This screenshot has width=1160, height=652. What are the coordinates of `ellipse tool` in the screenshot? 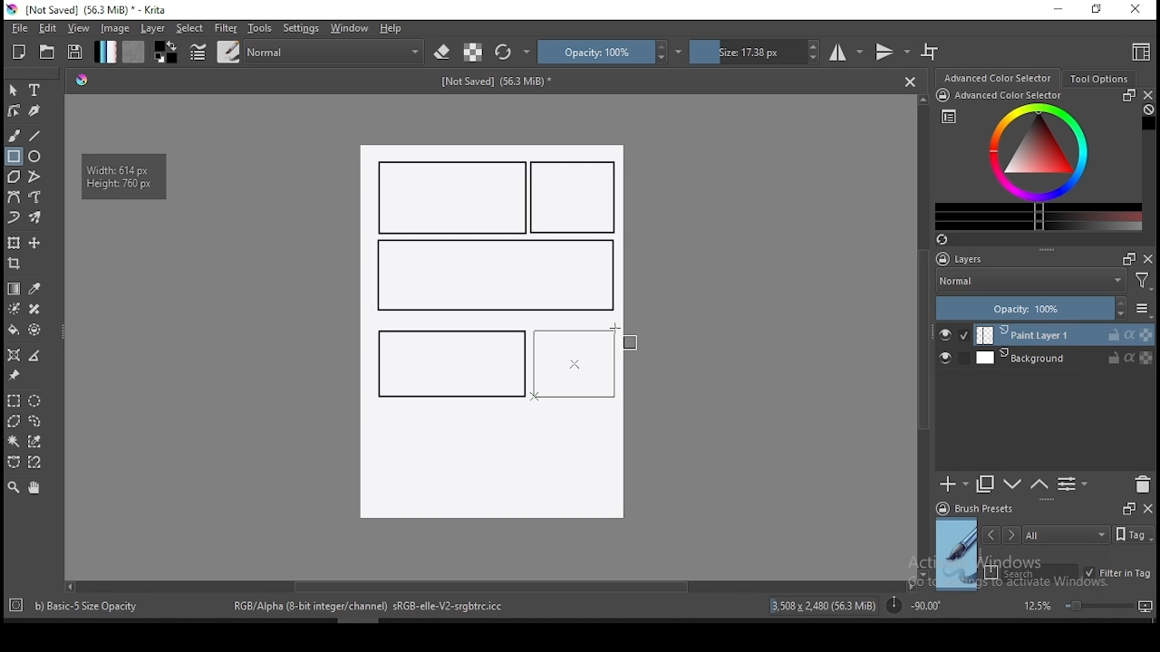 It's located at (35, 155).